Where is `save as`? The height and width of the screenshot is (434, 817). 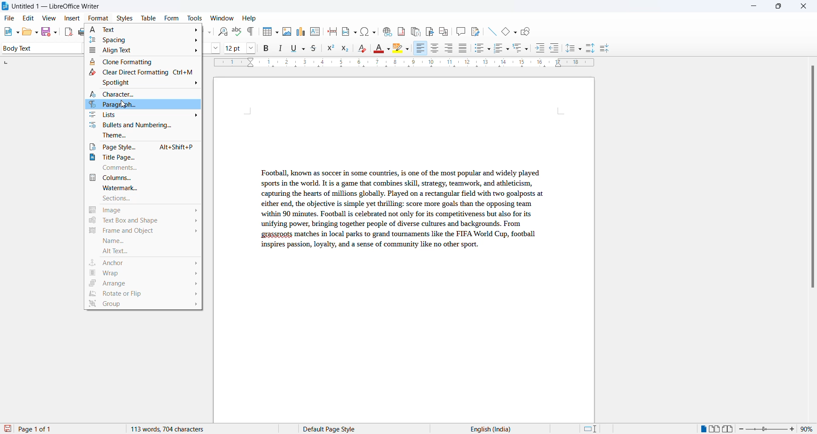
save as is located at coordinates (51, 30).